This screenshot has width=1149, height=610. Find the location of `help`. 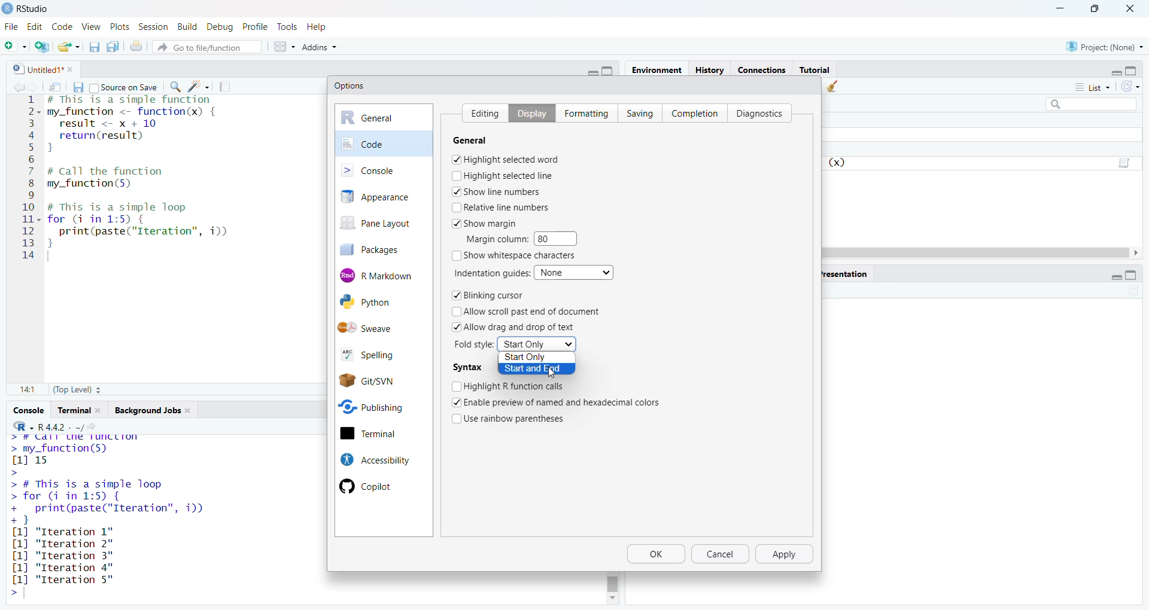

help is located at coordinates (321, 26).